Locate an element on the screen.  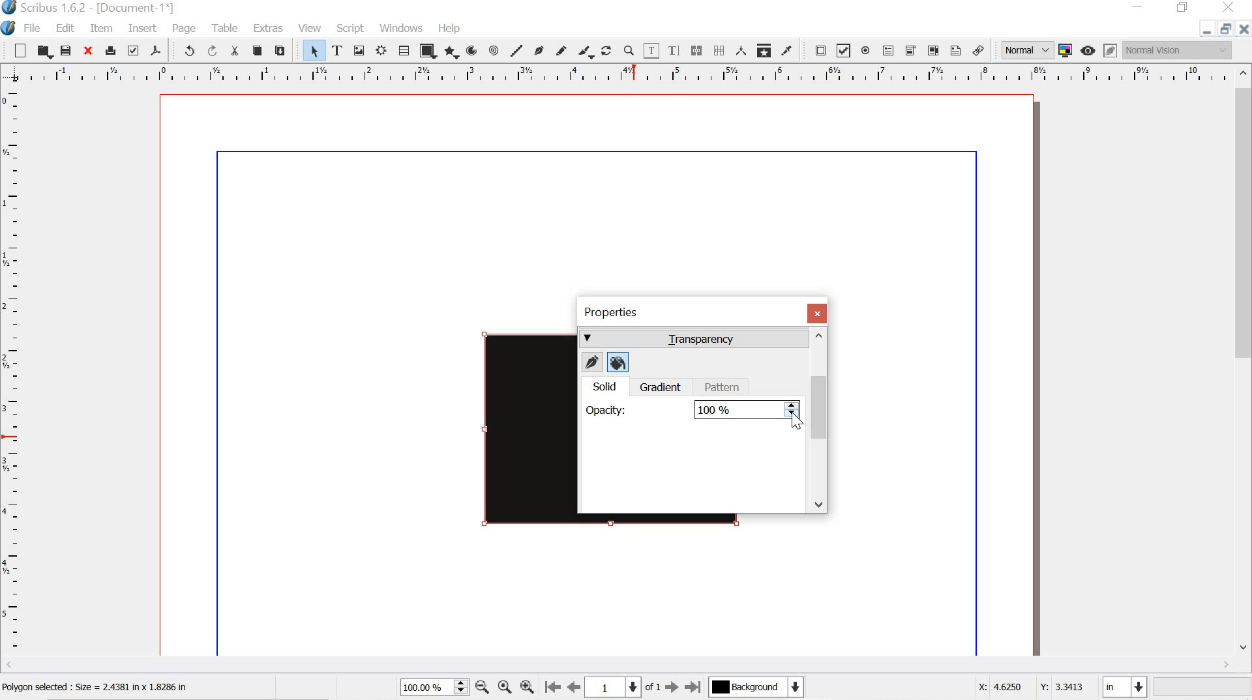
cursor is located at coordinates (797, 424).